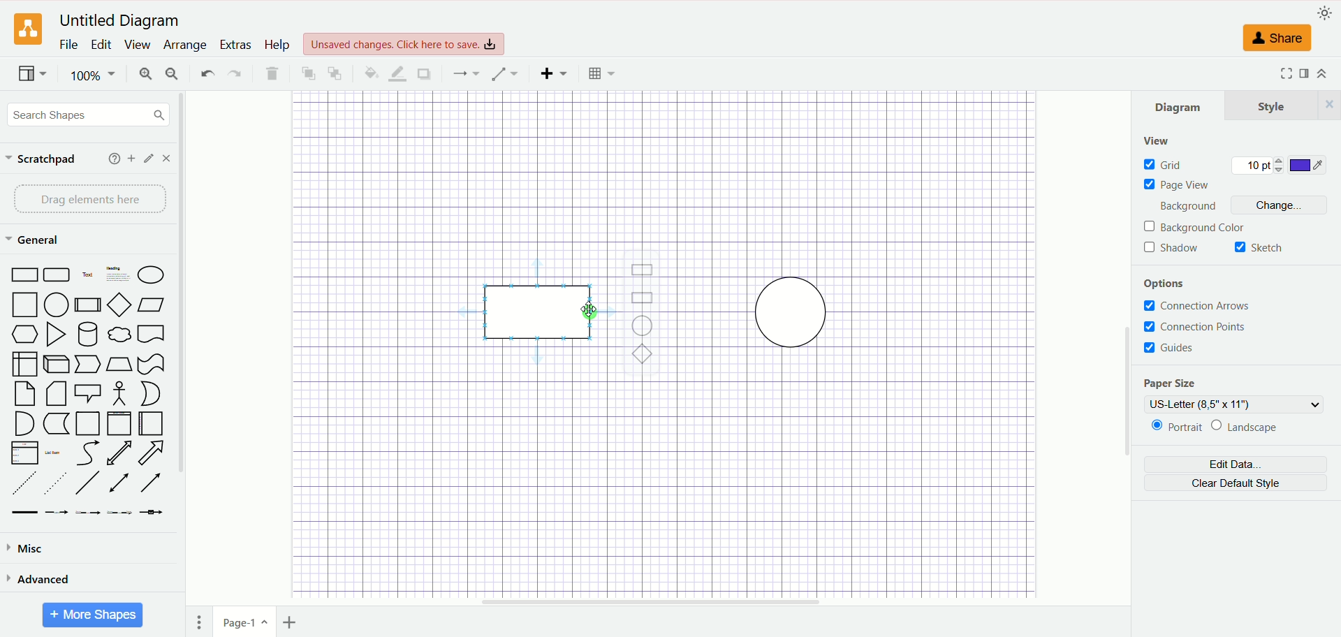  What do you see at coordinates (369, 73) in the screenshot?
I see `fill color` at bounding box center [369, 73].